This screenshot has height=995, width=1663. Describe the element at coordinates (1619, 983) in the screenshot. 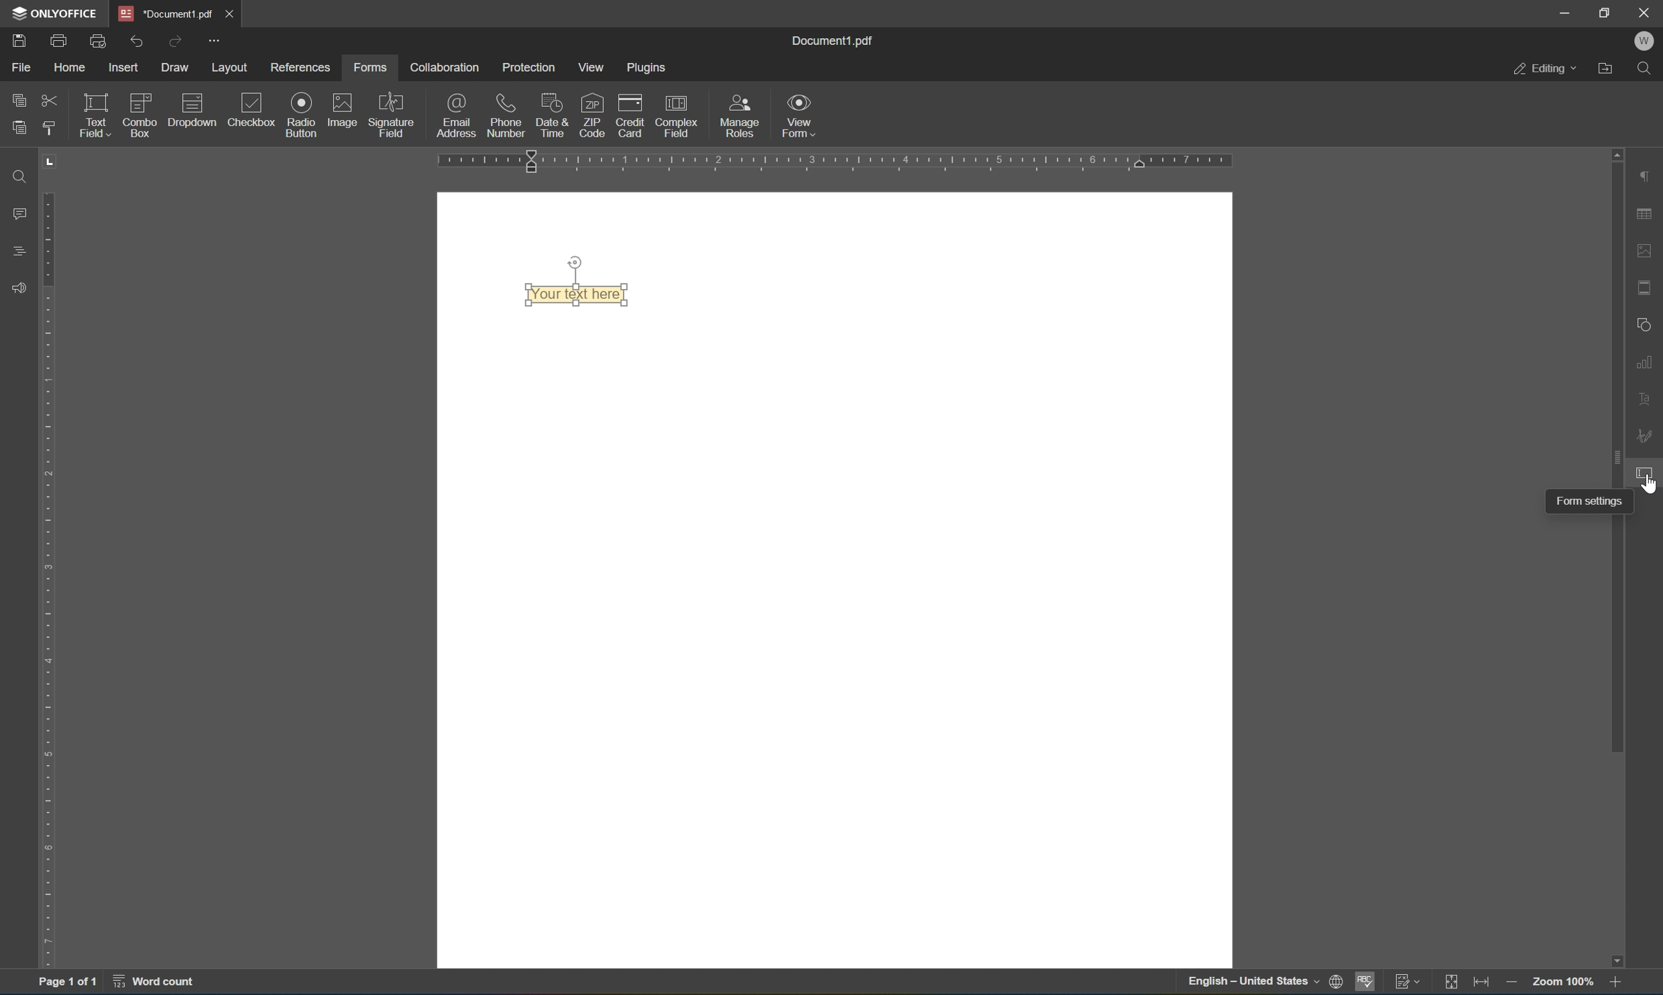

I see `zoom out` at that location.